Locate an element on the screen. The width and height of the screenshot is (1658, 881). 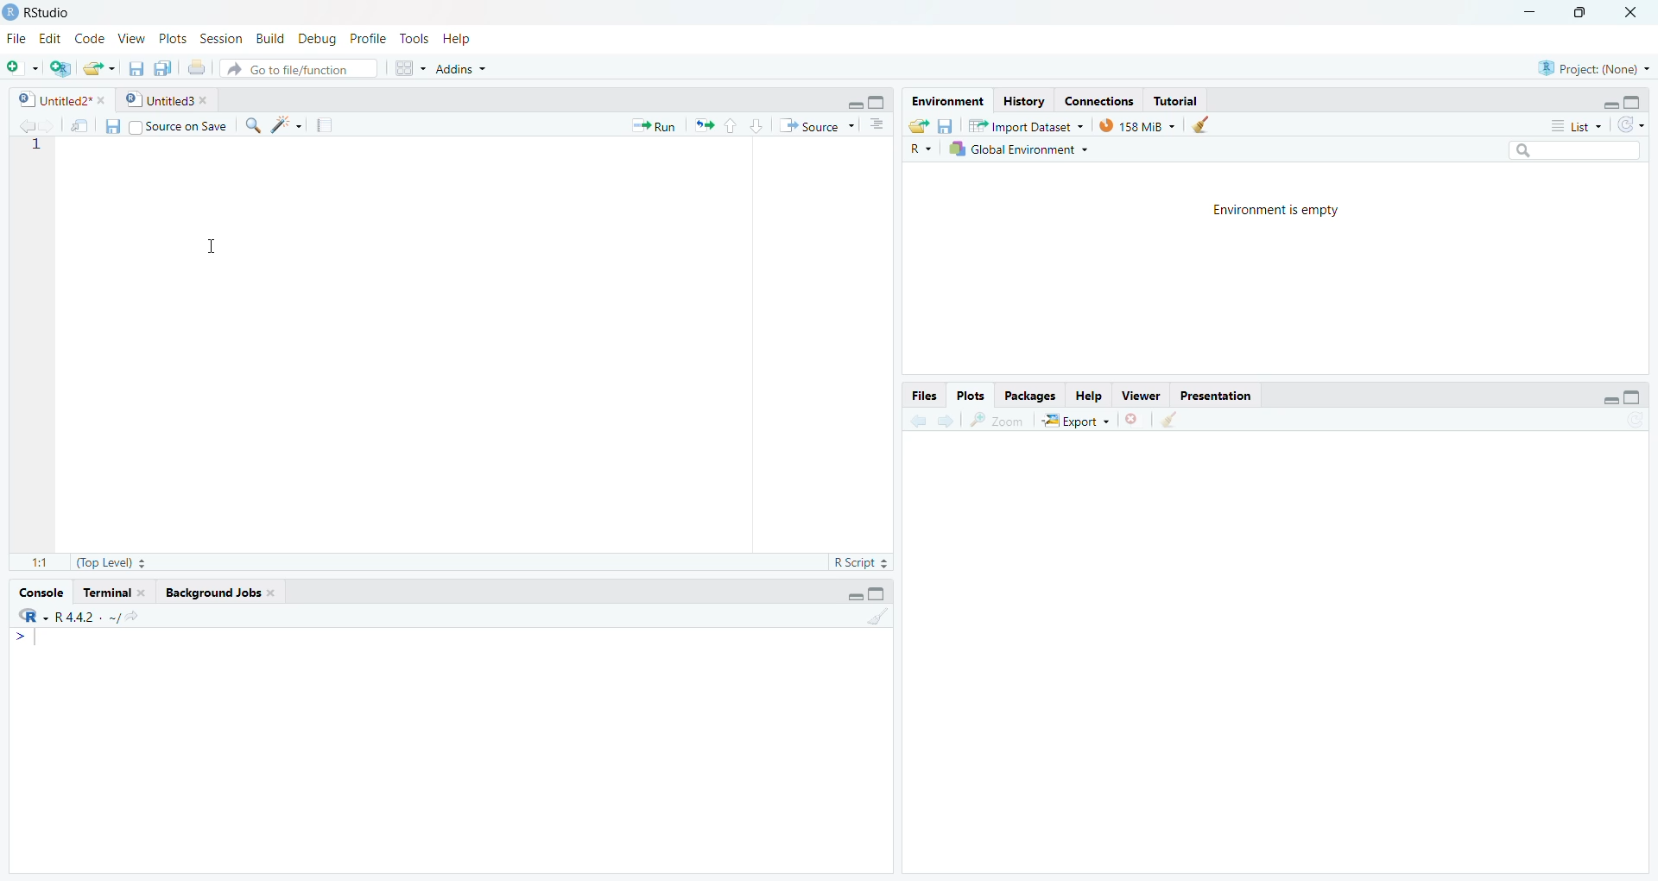
RStudio is located at coordinates (46, 12).